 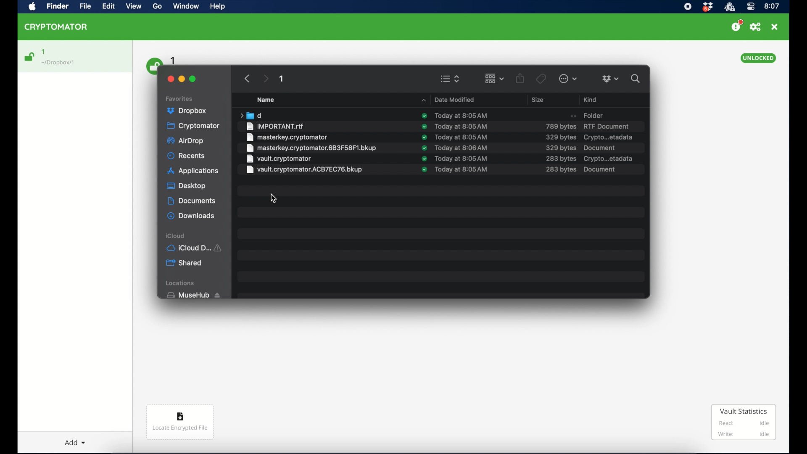 What do you see at coordinates (707, 7) in the screenshot?
I see `dropbox icon` at bounding box center [707, 7].